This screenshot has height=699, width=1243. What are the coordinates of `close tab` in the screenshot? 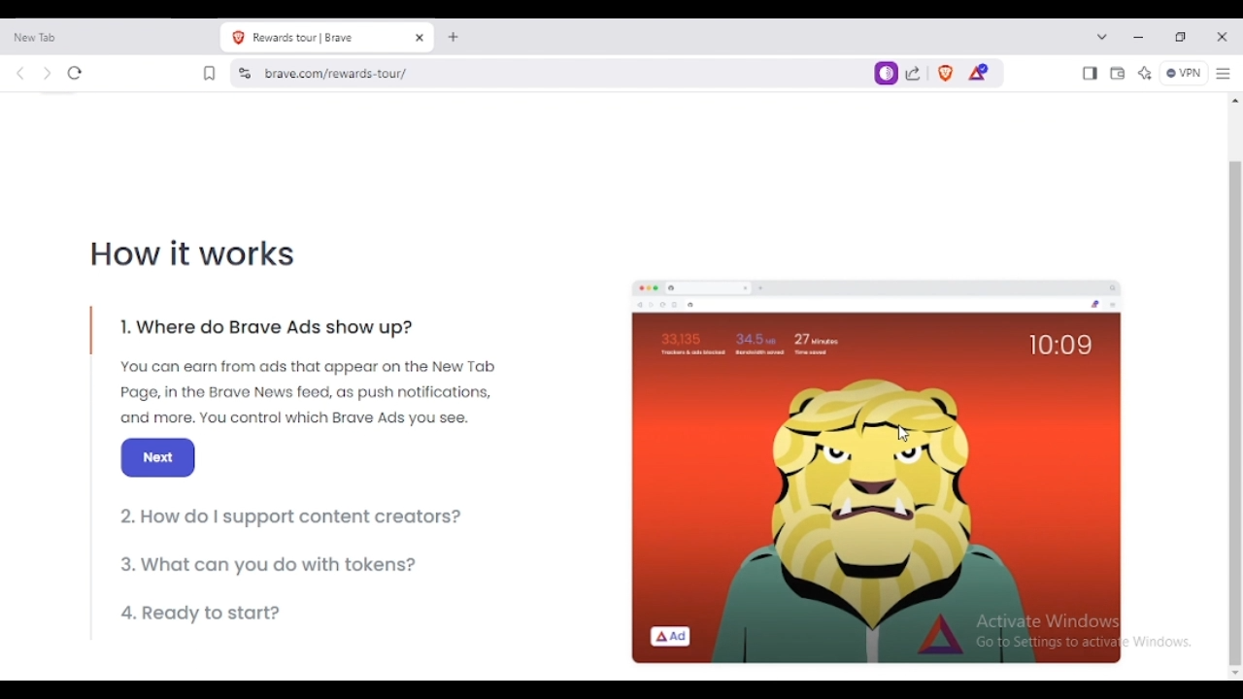 It's located at (421, 37).